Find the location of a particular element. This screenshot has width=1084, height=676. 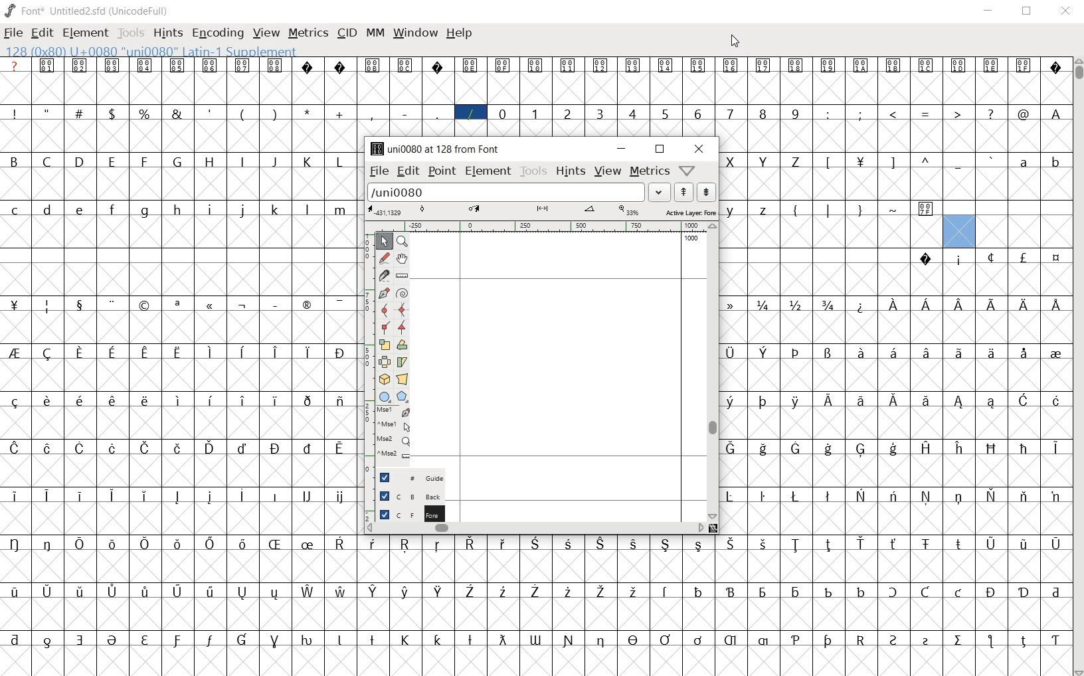

glyph is located at coordinates (992, 66).